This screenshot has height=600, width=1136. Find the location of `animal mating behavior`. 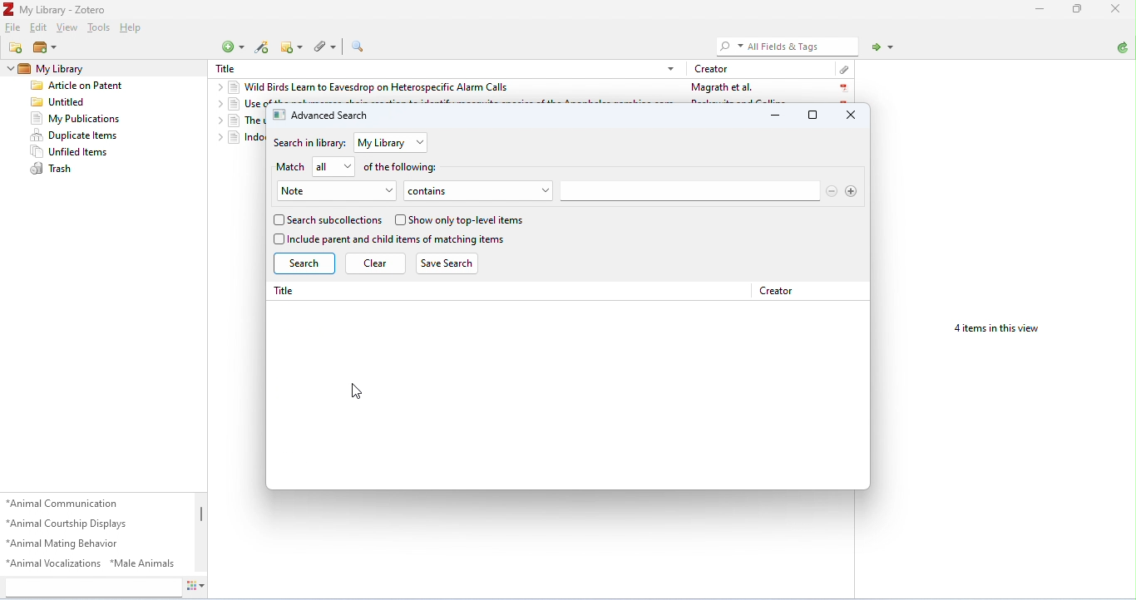

animal mating behavior is located at coordinates (64, 543).